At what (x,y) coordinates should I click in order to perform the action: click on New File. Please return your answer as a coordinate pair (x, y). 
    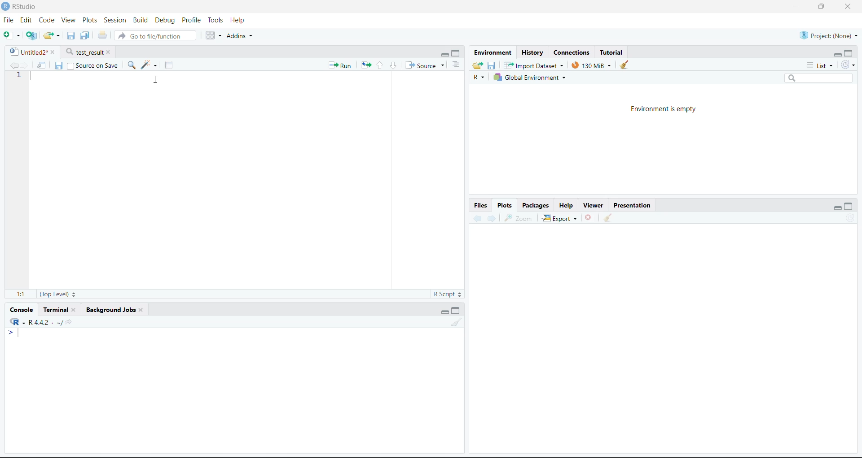
    Looking at the image, I should click on (12, 35).